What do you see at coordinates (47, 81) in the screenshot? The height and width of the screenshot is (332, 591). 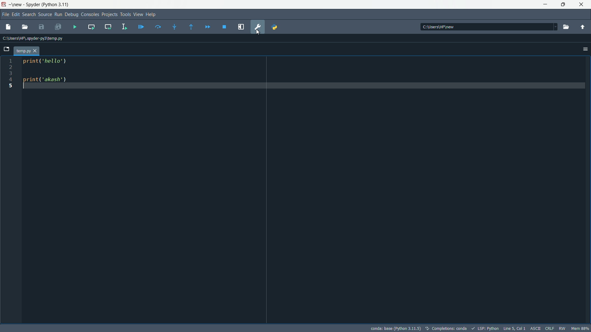 I see `print( ‘akash')` at bounding box center [47, 81].